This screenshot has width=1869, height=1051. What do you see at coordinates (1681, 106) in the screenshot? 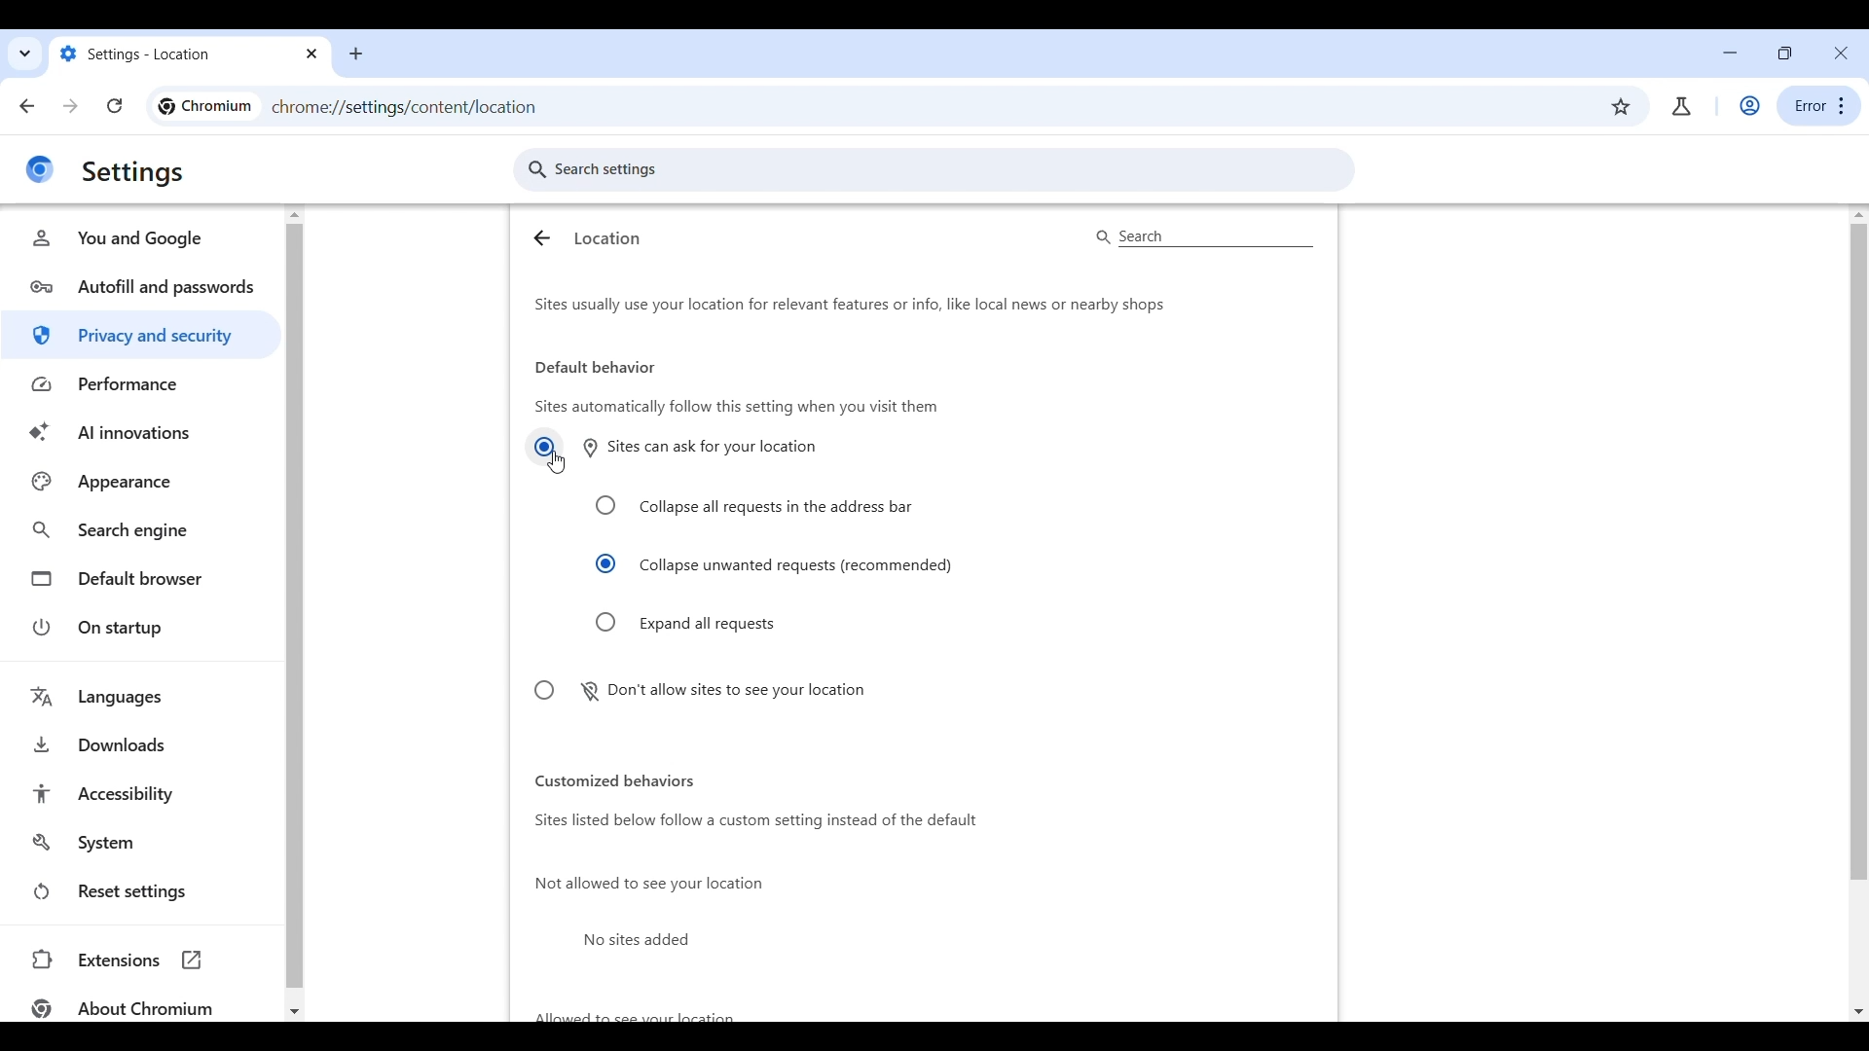
I see `Chrome labs` at bounding box center [1681, 106].